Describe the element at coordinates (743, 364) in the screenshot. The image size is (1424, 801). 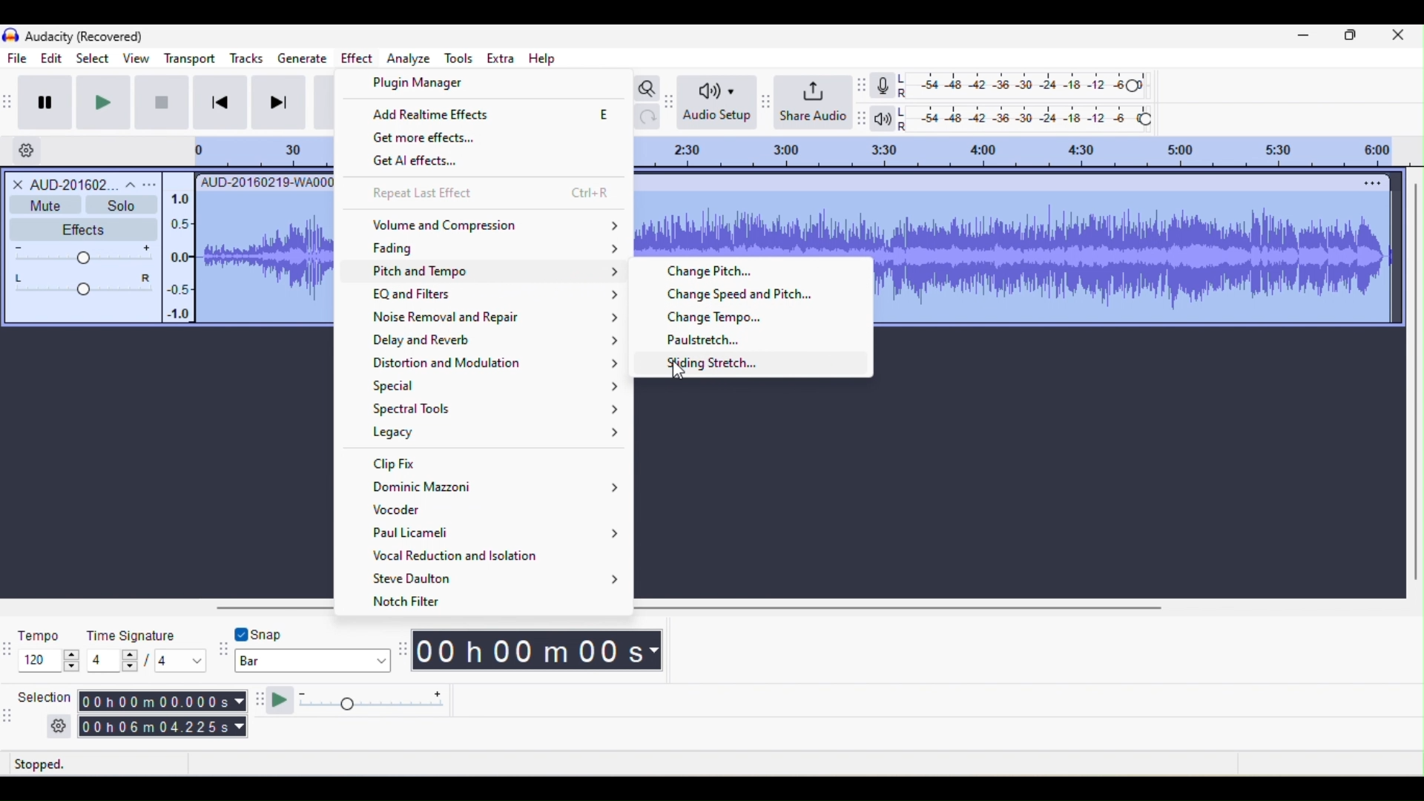
I see `sliding stretch` at that location.